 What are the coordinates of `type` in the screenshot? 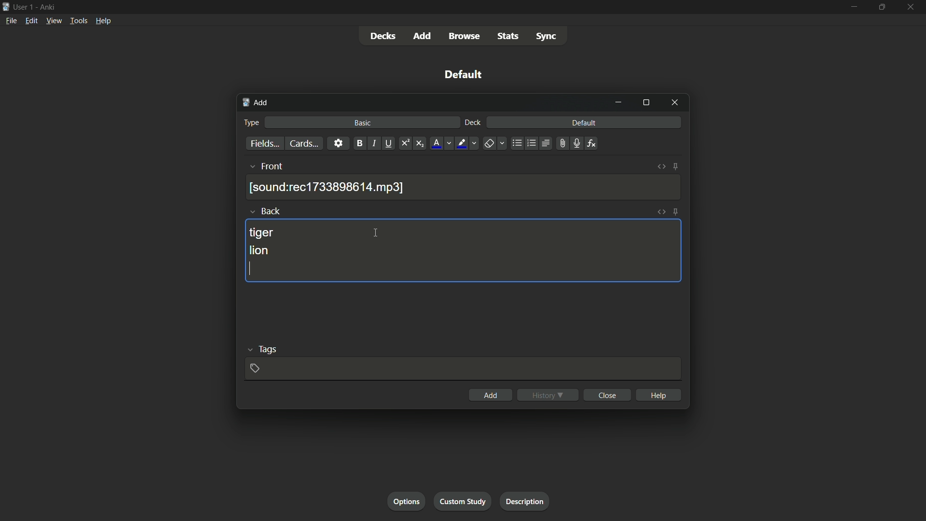 It's located at (253, 122).